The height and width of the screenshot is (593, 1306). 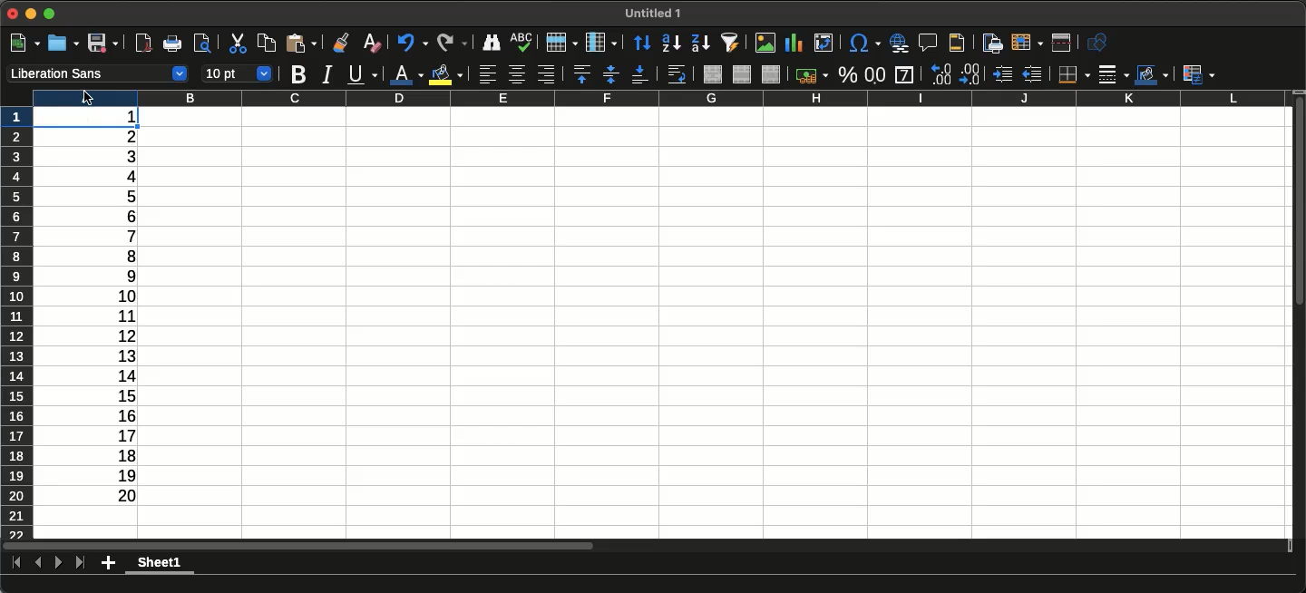 I want to click on Sort, so click(x=638, y=44).